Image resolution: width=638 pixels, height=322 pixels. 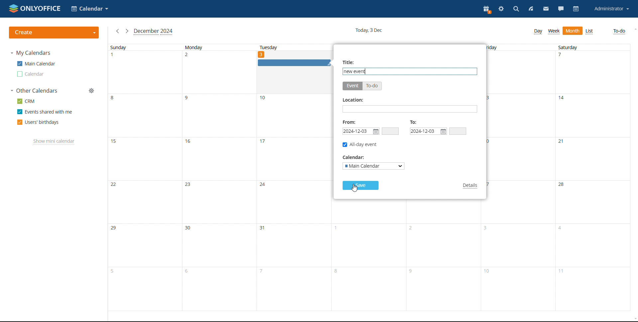 I want to click on from:, so click(x=350, y=122).